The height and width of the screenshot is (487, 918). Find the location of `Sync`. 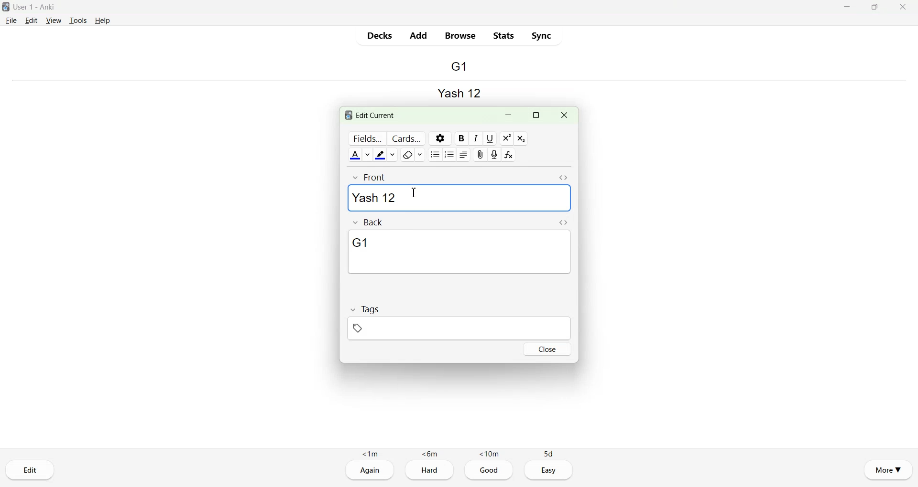

Sync is located at coordinates (541, 35).